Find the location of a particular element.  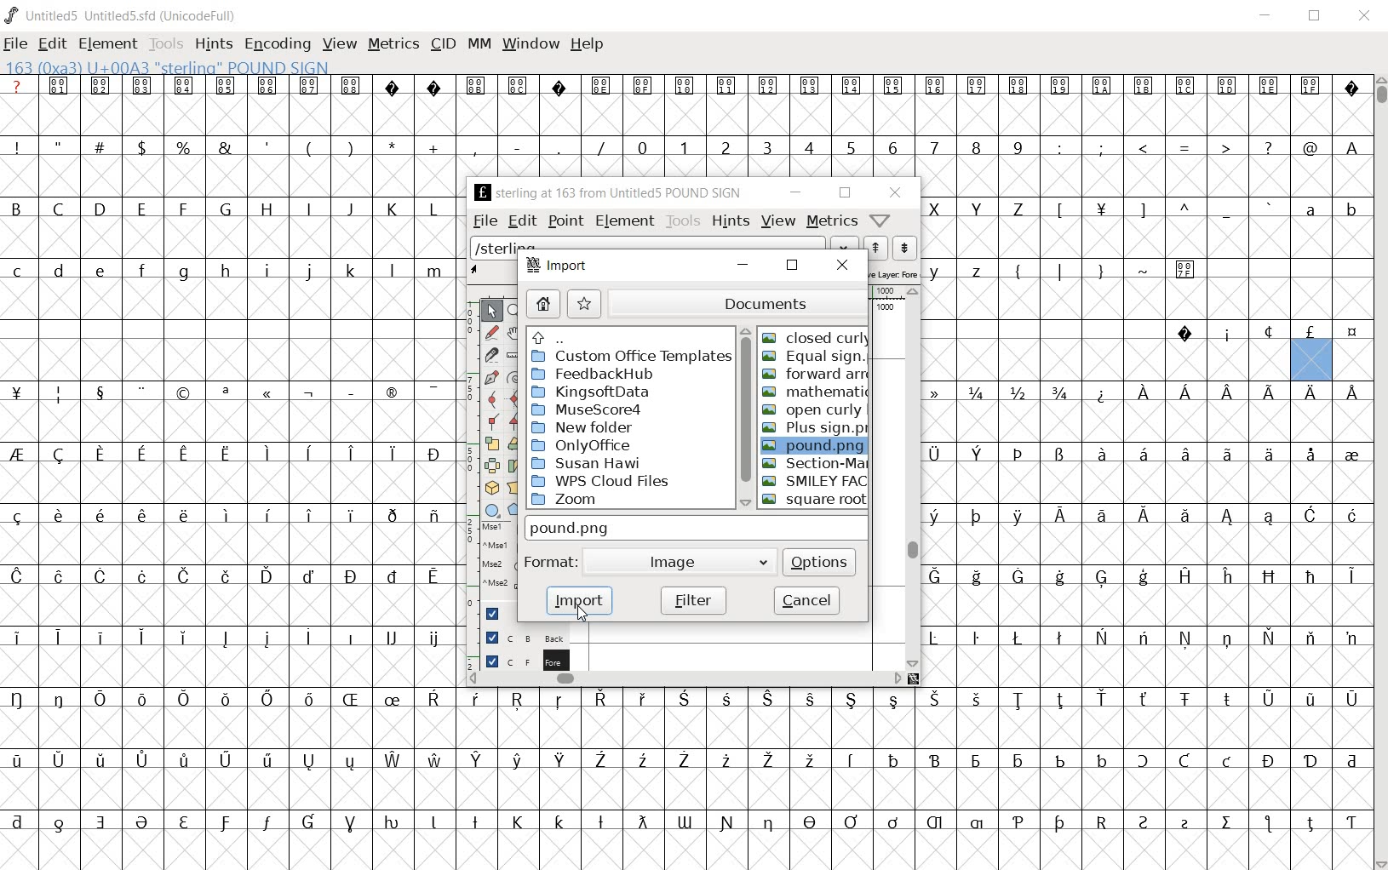

, is located at coordinates (475, 149).